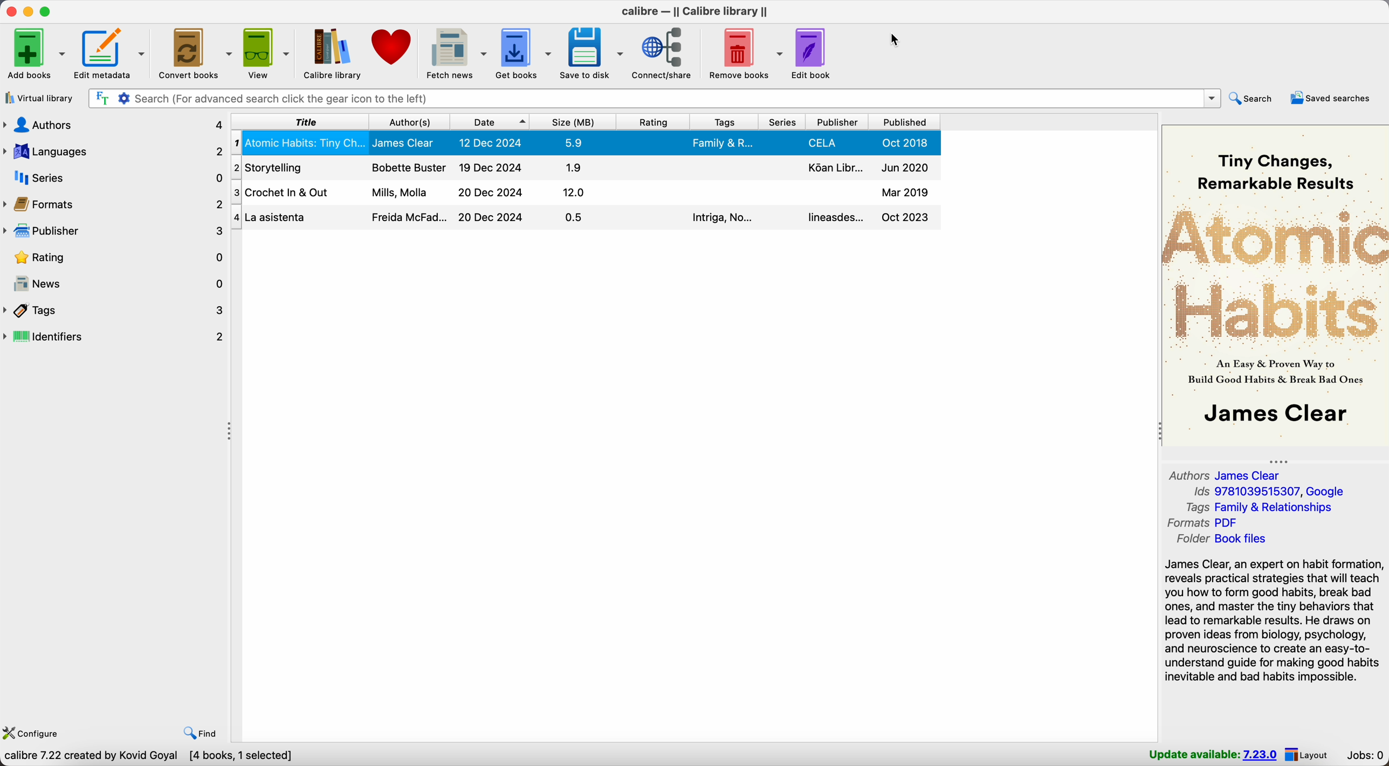  I want to click on La asistenta book details, so click(586, 217).